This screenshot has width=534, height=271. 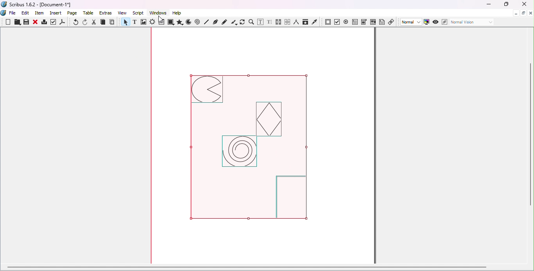 I want to click on Zoom in or out, so click(x=251, y=22).